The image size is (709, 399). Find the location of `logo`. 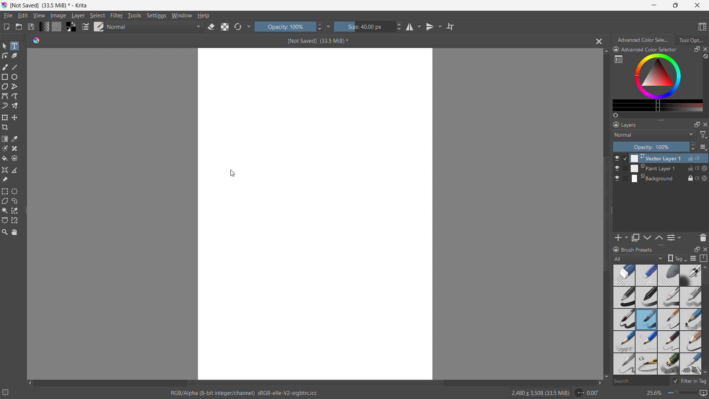

logo is located at coordinates (4, 5).